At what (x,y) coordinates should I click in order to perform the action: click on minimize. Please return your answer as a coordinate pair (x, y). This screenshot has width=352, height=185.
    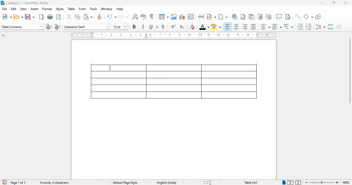
    Looking at the image, I should click on (322, 3).